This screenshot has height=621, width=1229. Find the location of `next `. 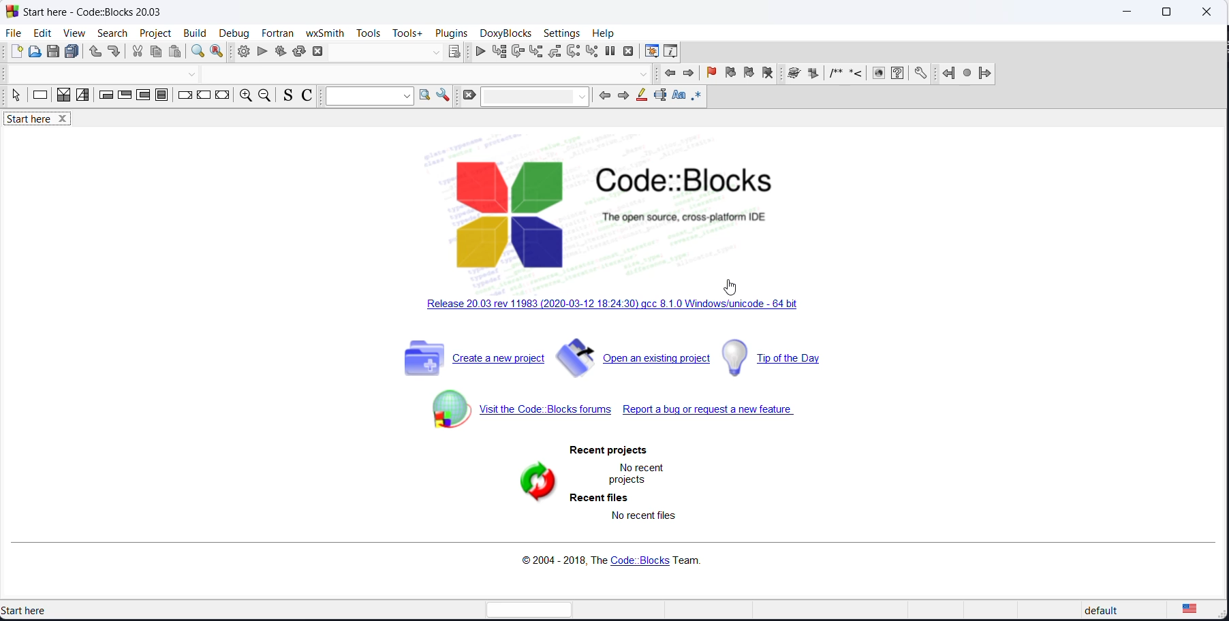

next  is located at coordinates (622, 97).